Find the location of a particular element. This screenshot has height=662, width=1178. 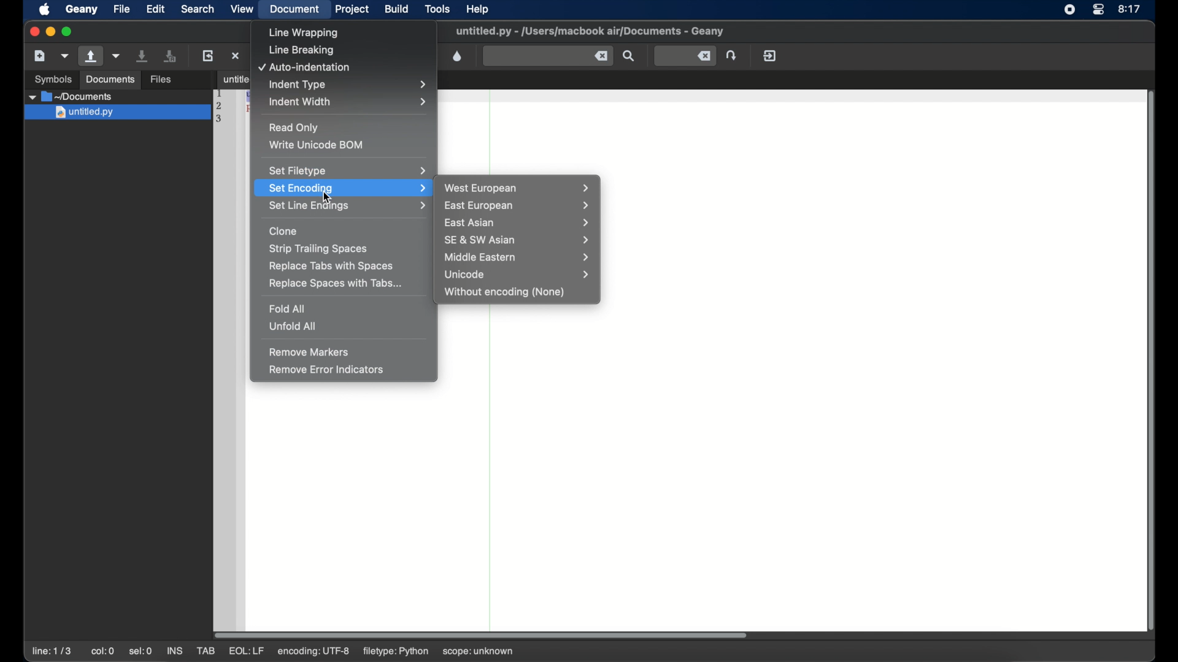

close is located at coordinates (33, 31).